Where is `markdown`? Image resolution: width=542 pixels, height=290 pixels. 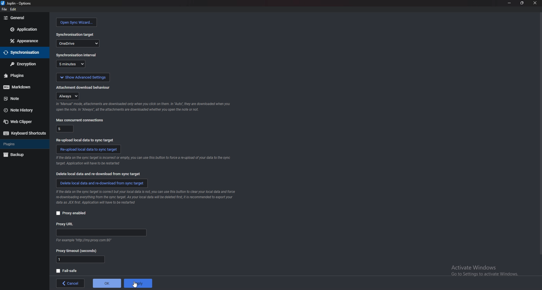 markdown is located at coordinates (21, 86).